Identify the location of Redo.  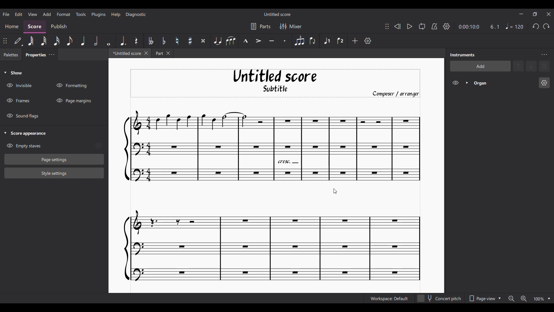
(546, 26).